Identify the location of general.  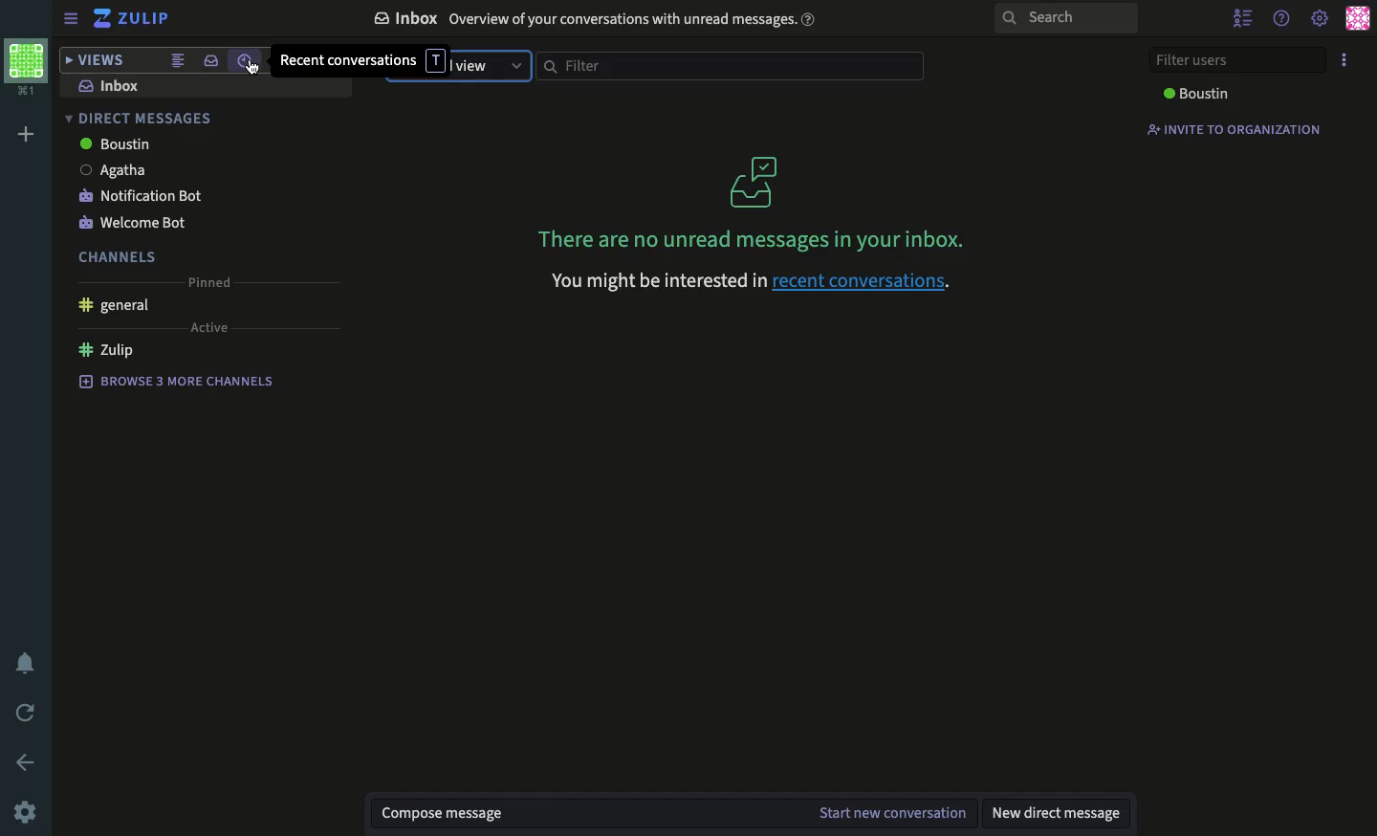
(113, 308).